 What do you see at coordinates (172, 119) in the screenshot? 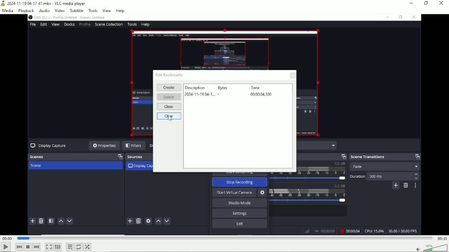
I see `Mouse Cursor` at bounding box center [172, 119].